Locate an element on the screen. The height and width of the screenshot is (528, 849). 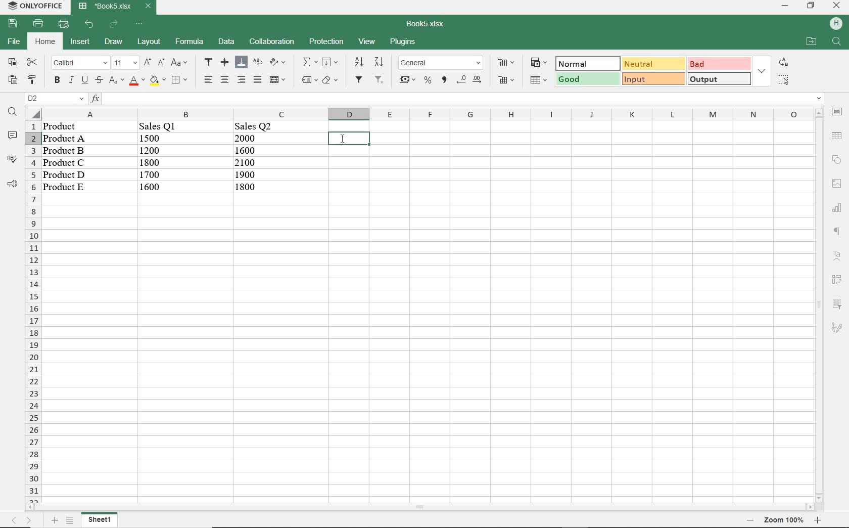
underline is located at coordinates (84, 79).